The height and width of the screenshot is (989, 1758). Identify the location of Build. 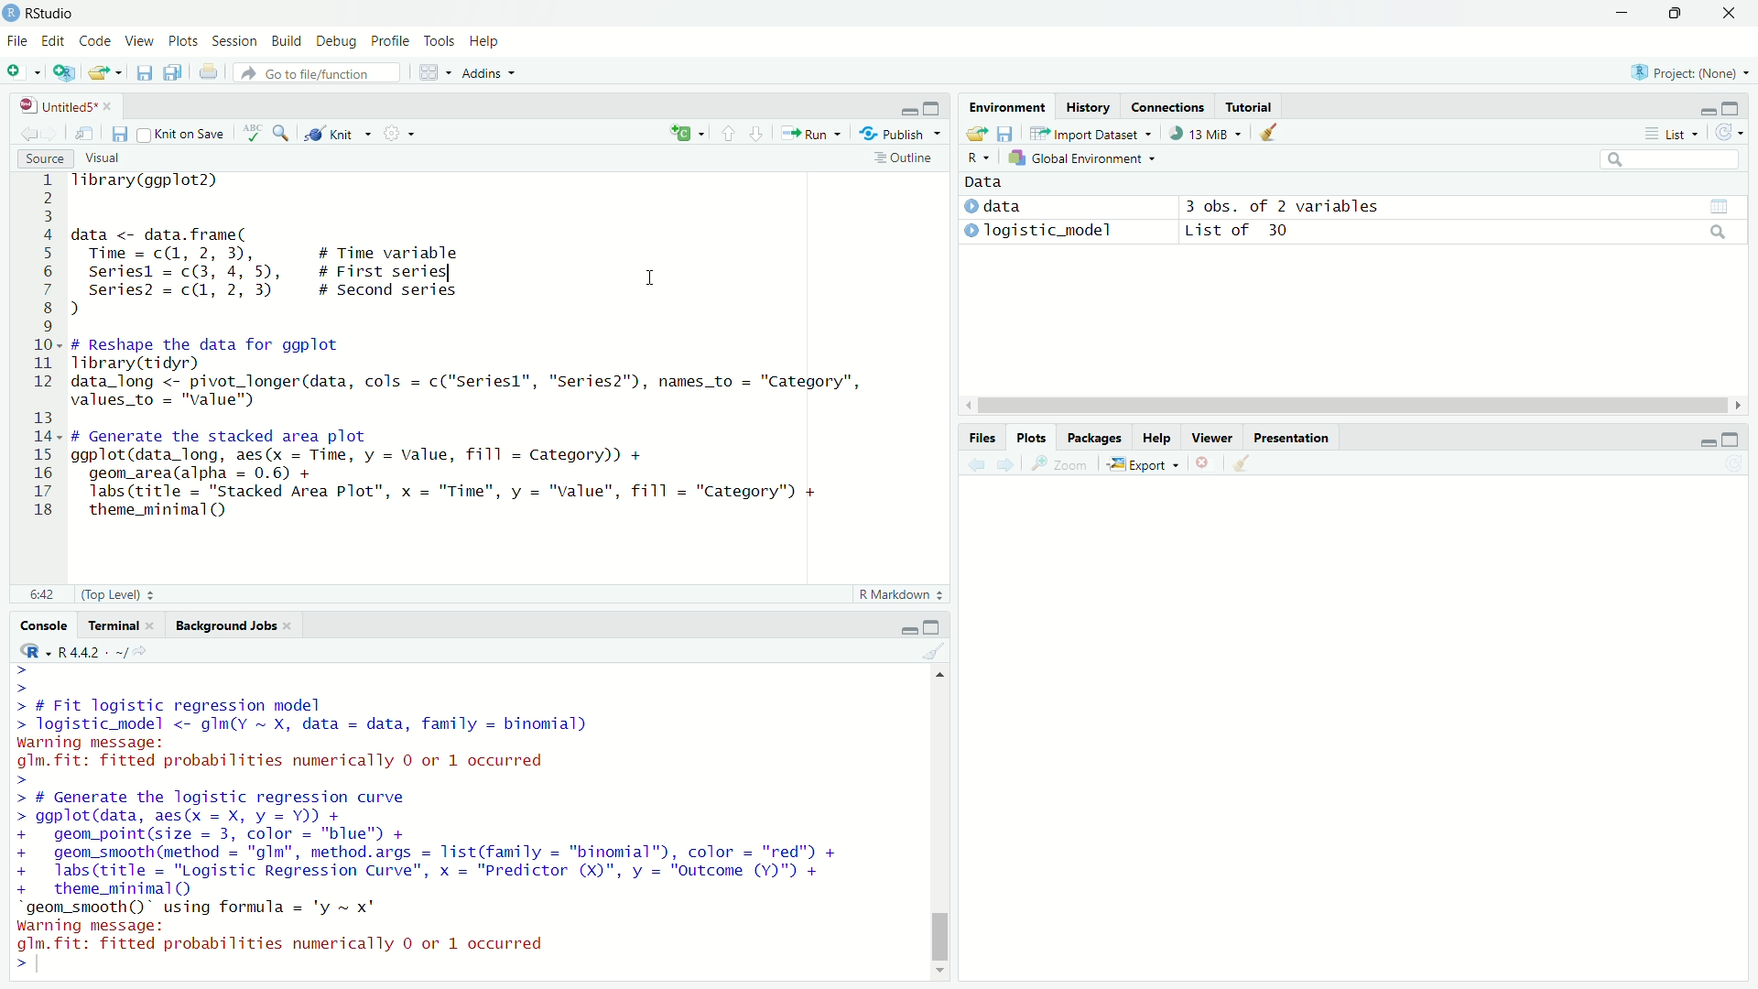
(284, 42).